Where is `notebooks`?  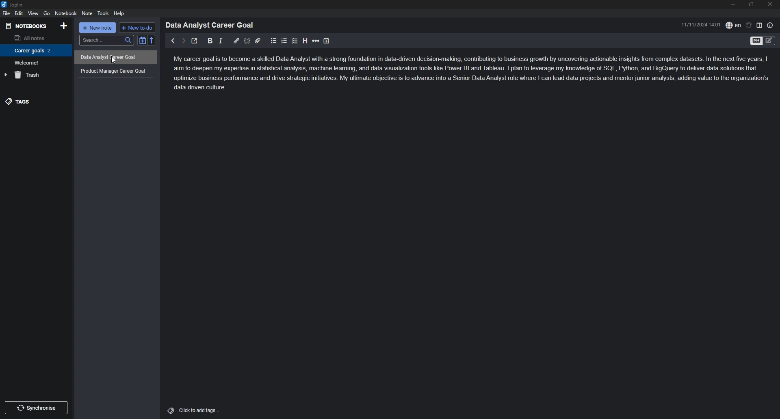 notebooks is located at coordinates (27, 26).